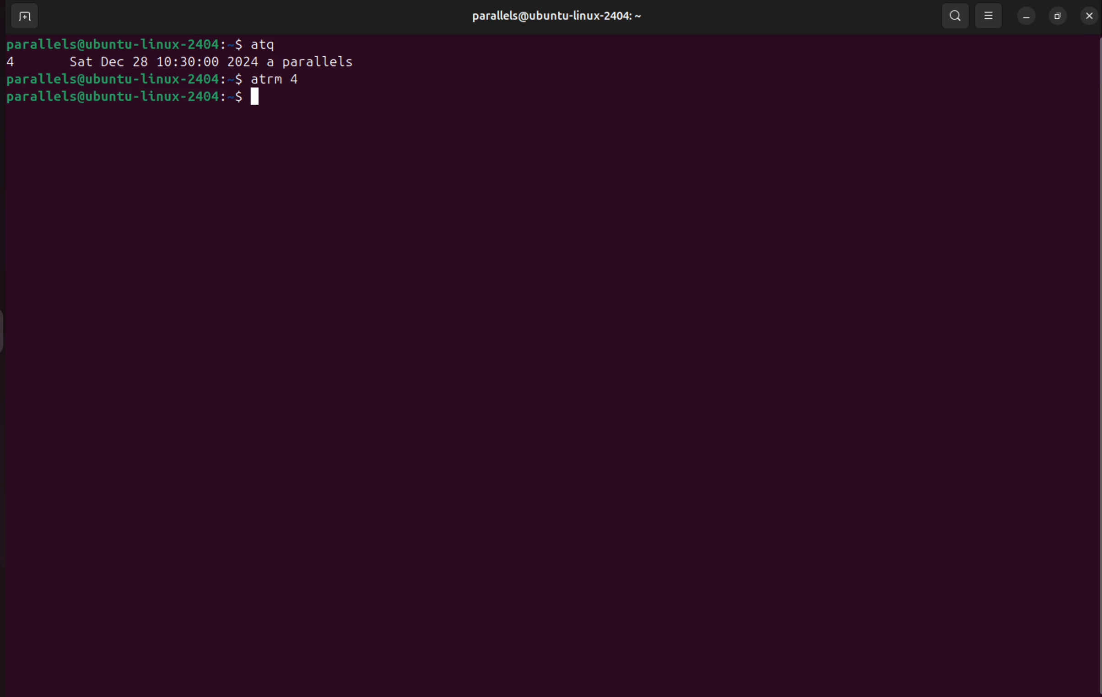 The width and height of the screenshot is (1102, 697). I want to click on Atrm 4, so click(283, 77).